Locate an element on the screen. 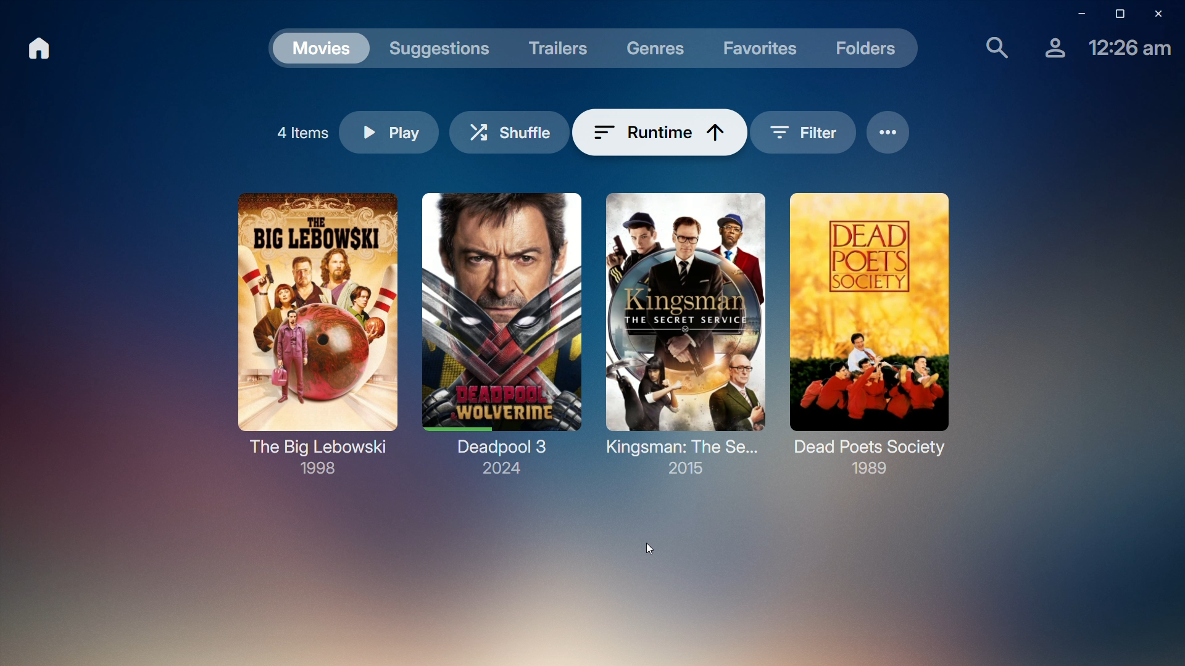 The image size is (1185, 666). Deadpool 3 is located at coordinates (502, 333).